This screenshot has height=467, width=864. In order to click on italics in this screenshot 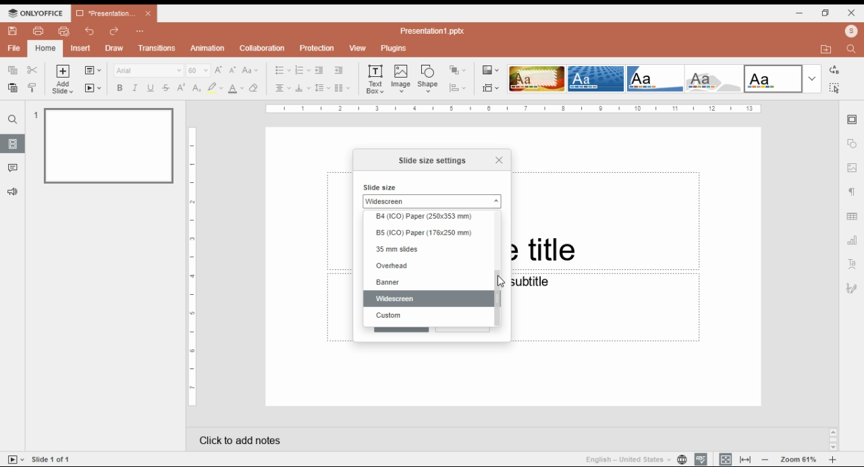, I will do `click(134, 88)`.